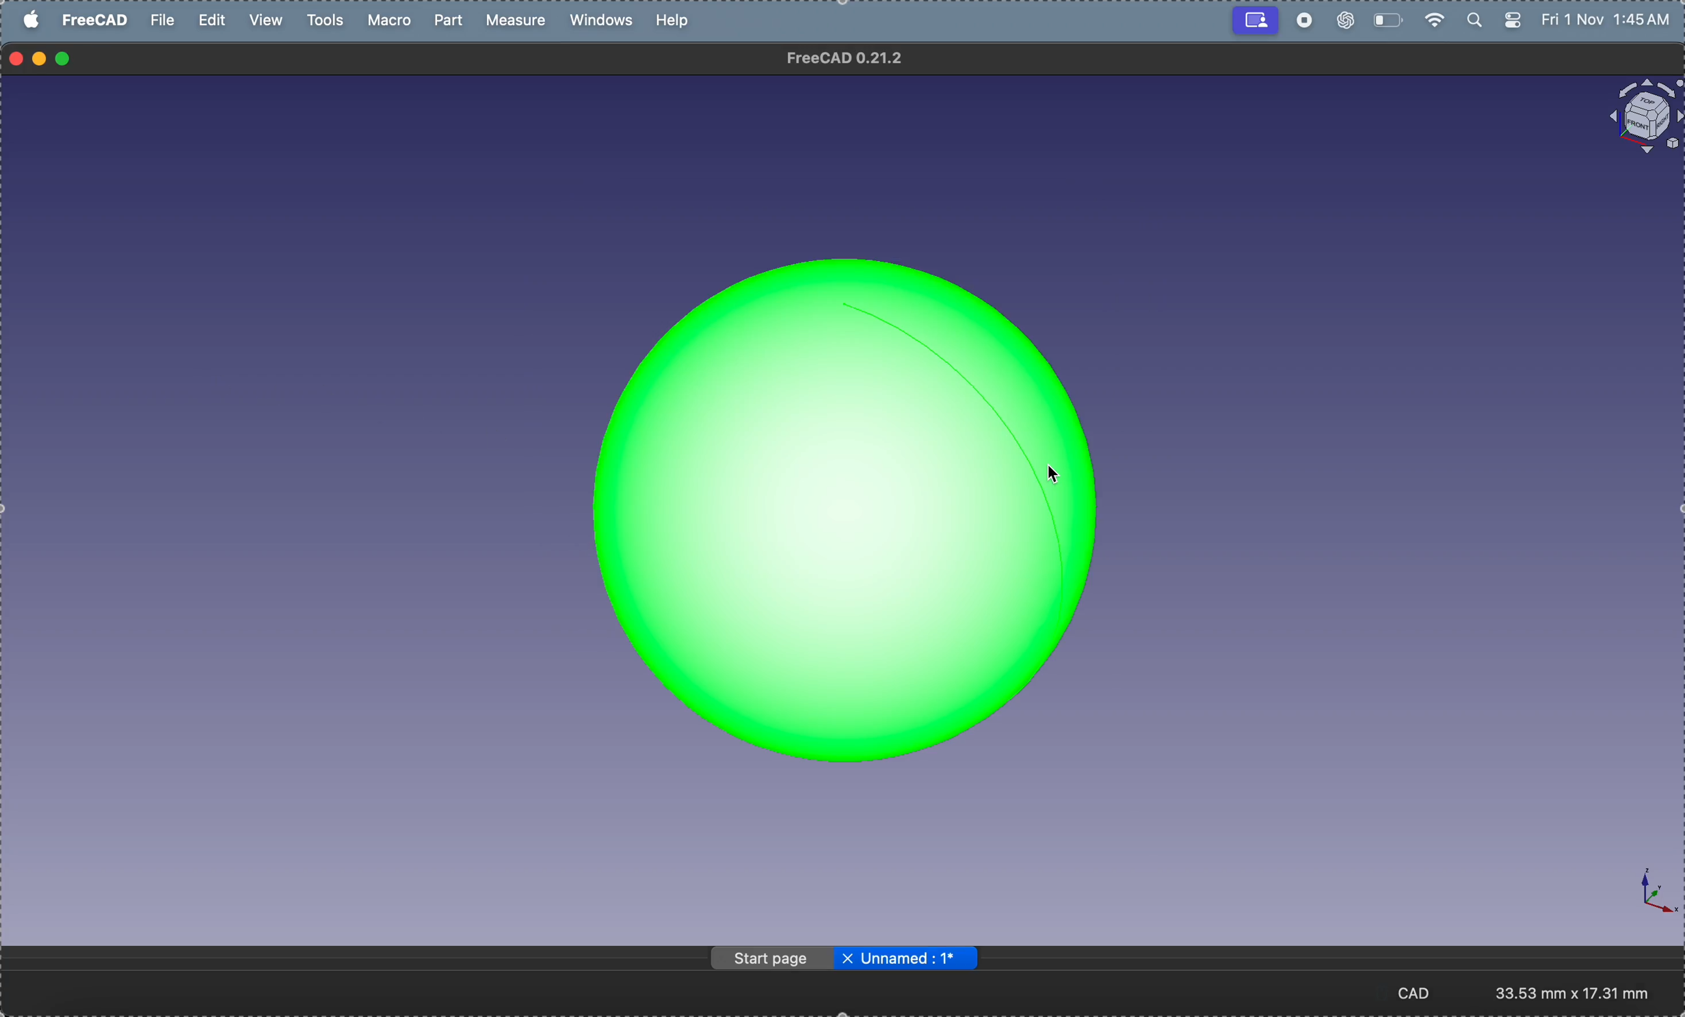  I want to click on view, so click(268, 19).